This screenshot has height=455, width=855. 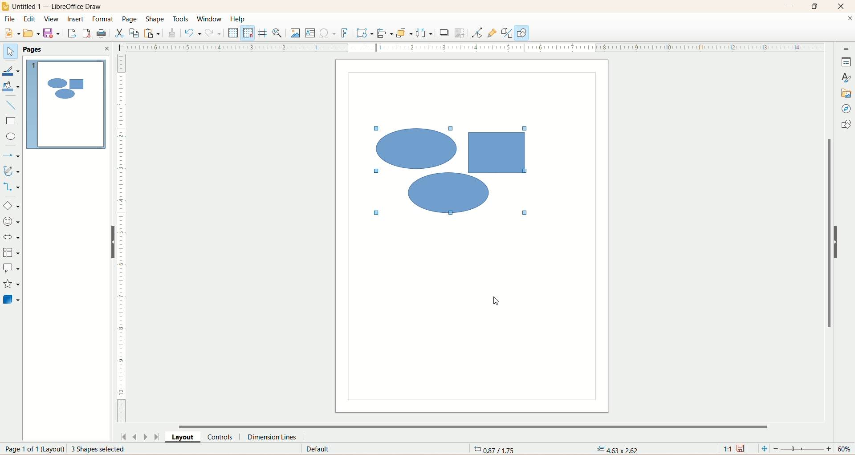 I want to click on styles, so click(x=847, y=77).